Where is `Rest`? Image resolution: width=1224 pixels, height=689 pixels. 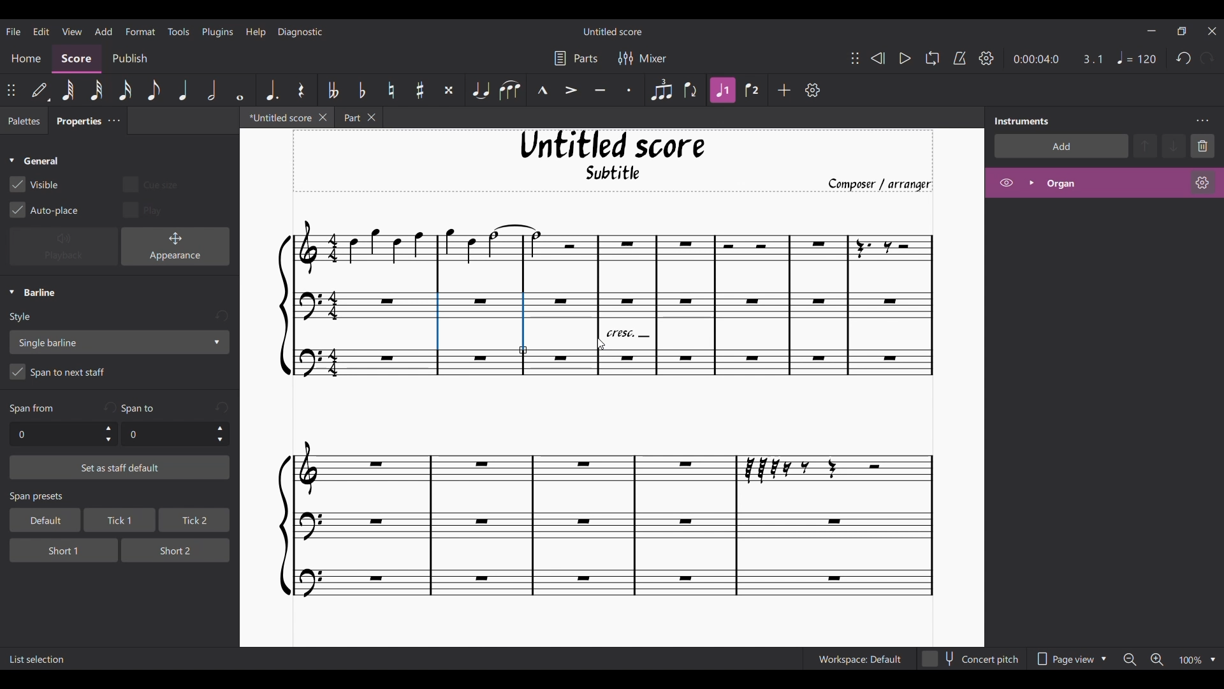 Rest is located at coordinates (301, 90).